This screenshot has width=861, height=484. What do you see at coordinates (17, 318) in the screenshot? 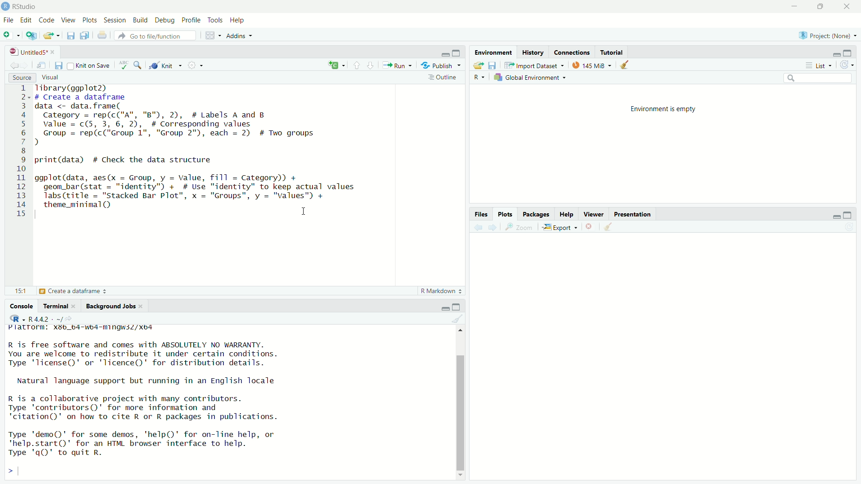
I see `R` at bounding box center [17, 318].